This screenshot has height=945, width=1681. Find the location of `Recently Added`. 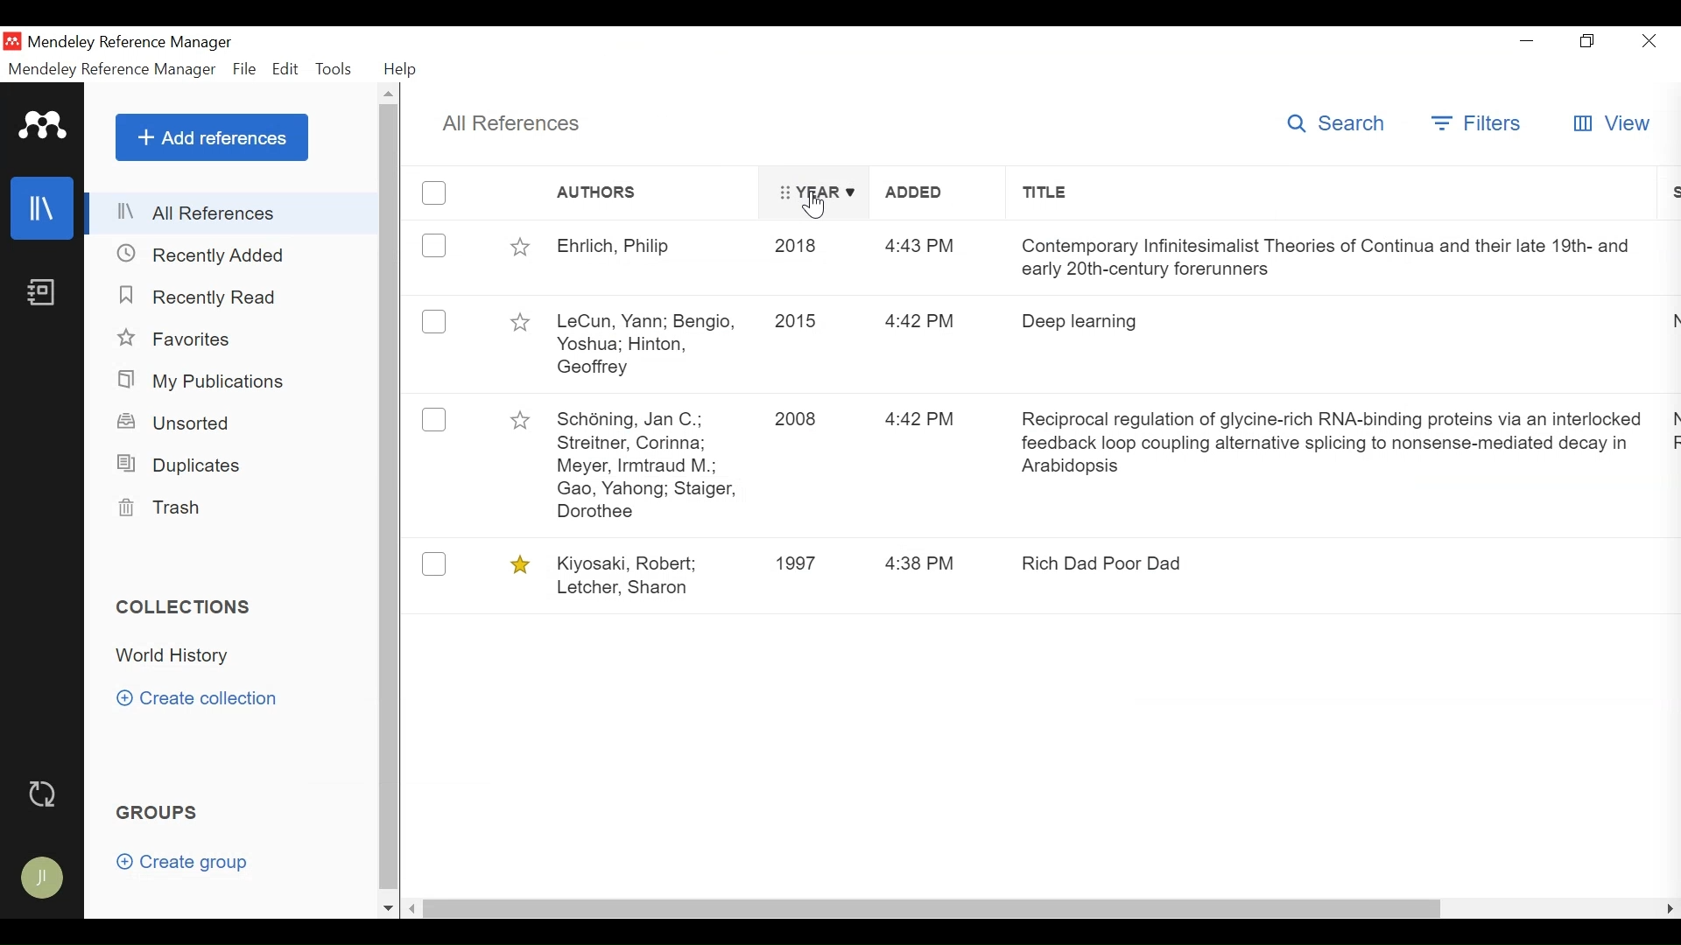

Recently Added is located at coordinates (204, 298).